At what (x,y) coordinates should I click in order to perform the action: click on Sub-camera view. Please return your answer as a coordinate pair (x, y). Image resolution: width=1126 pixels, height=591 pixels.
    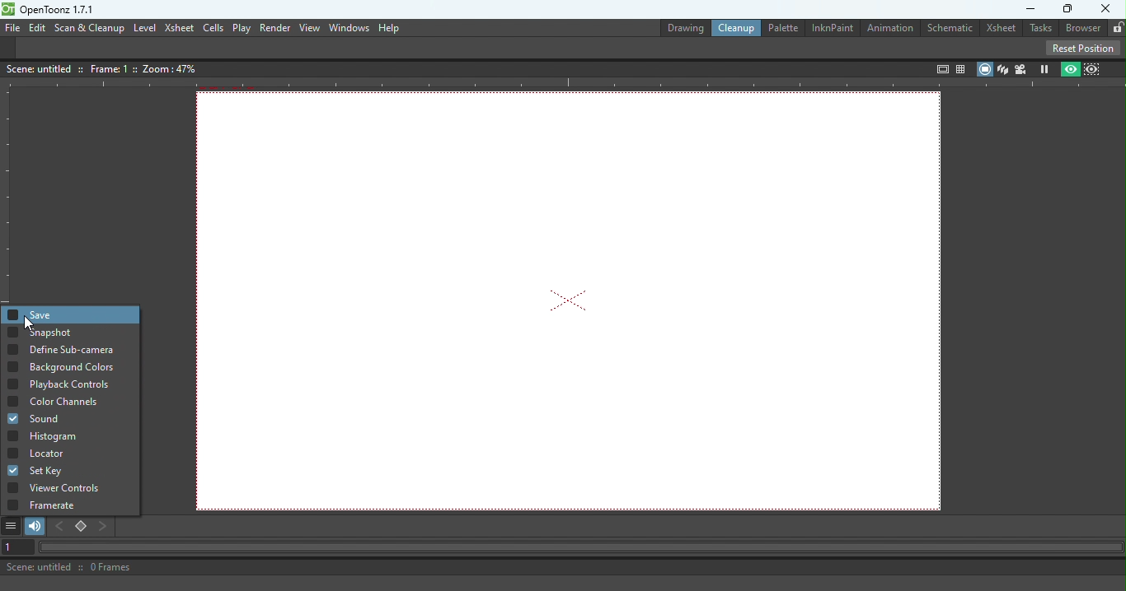
    Looking at the image, I should click on (1095, 67).